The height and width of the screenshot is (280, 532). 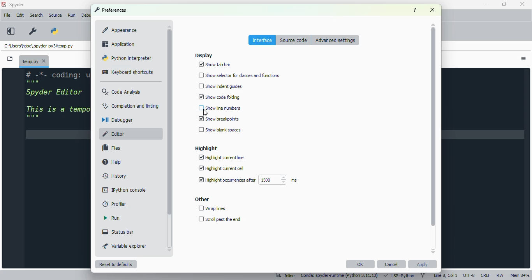 What do you see at coordinates (488, 4) in the screenshot?
I see `minimize` at bounding box center [488, 4].